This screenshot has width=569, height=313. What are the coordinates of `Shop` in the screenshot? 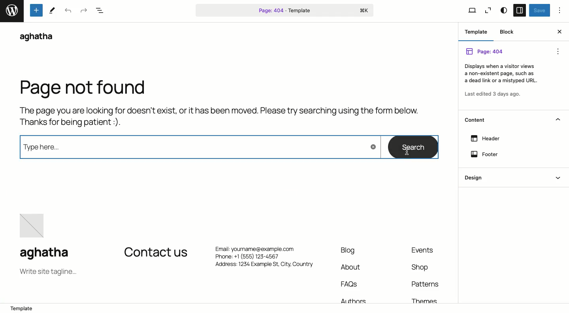 It's located at (423, 268).